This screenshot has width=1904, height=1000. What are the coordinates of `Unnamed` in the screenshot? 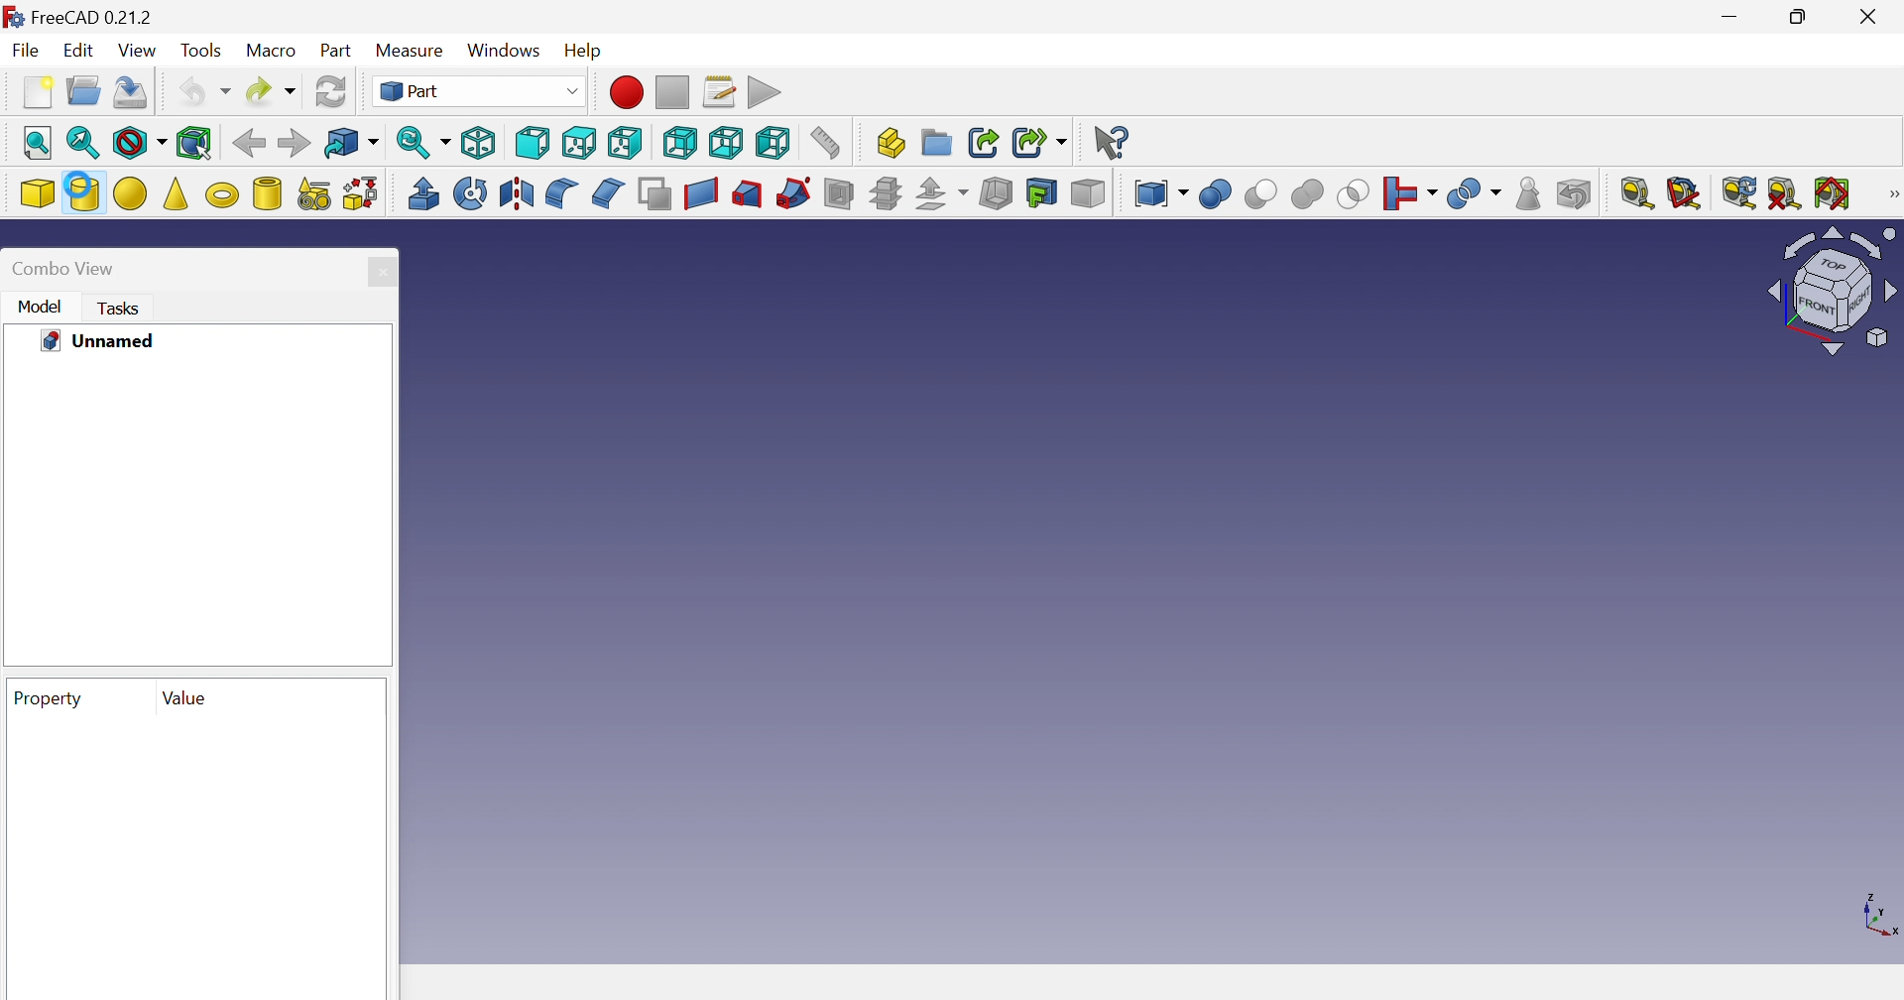 It's located at (100, 342).